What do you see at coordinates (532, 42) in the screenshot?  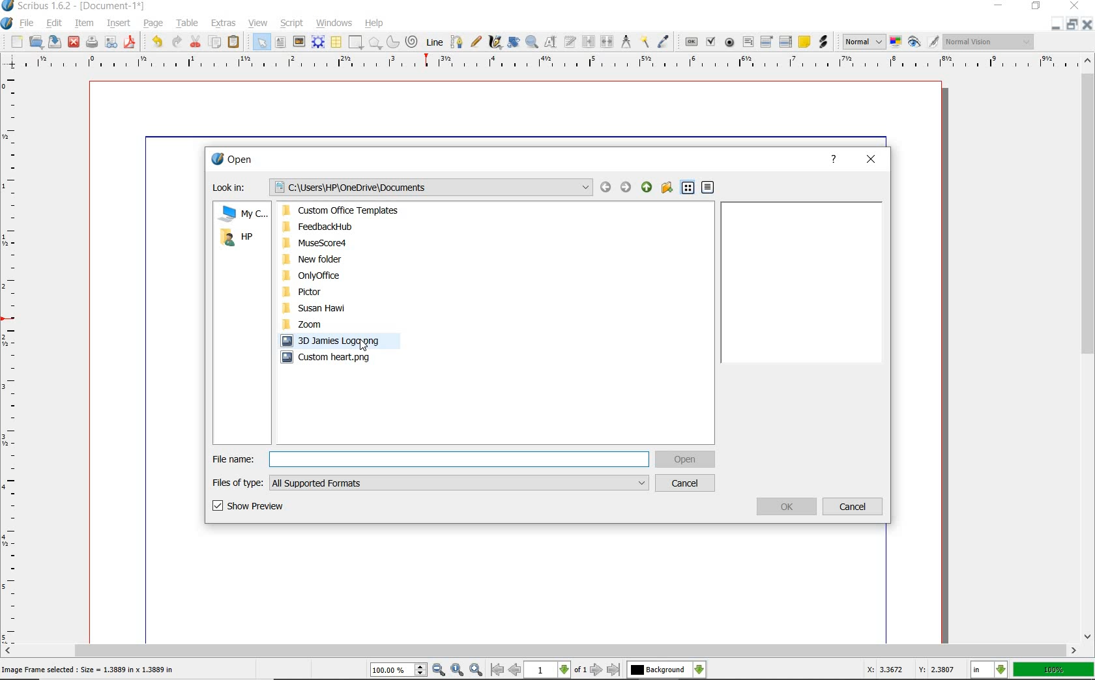 I see `zoom in or zoom out` at bounding box center [532, 42].